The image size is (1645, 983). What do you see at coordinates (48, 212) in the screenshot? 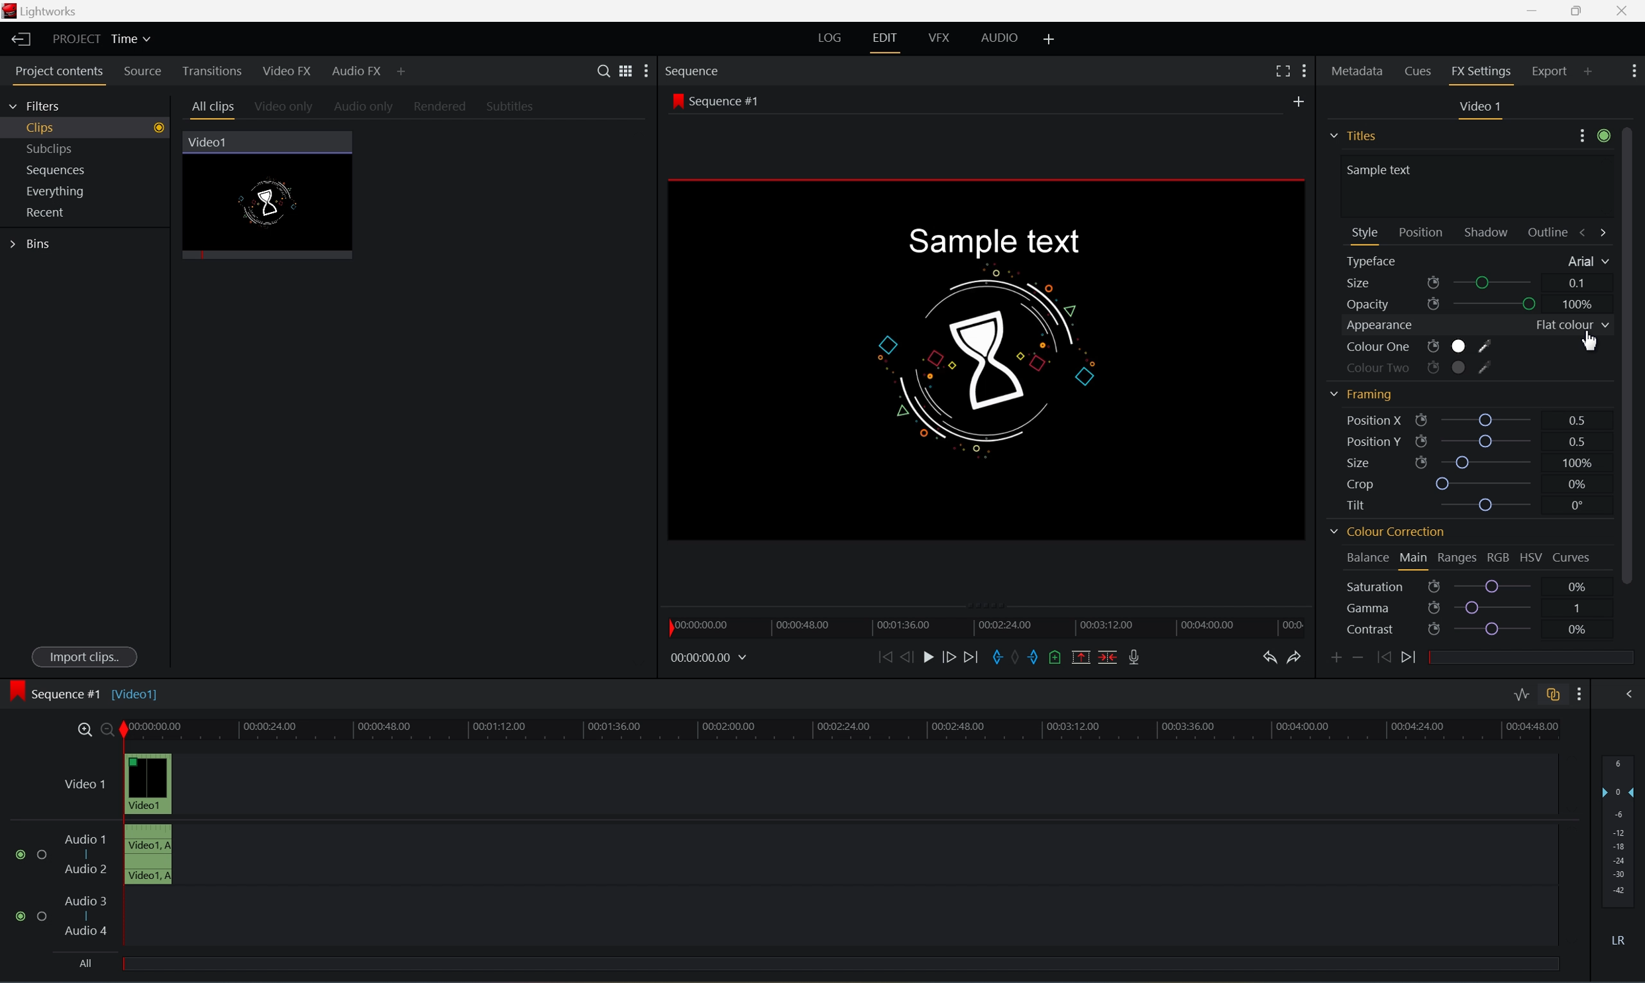
I see `Recent` at bounding box center [48, 212].